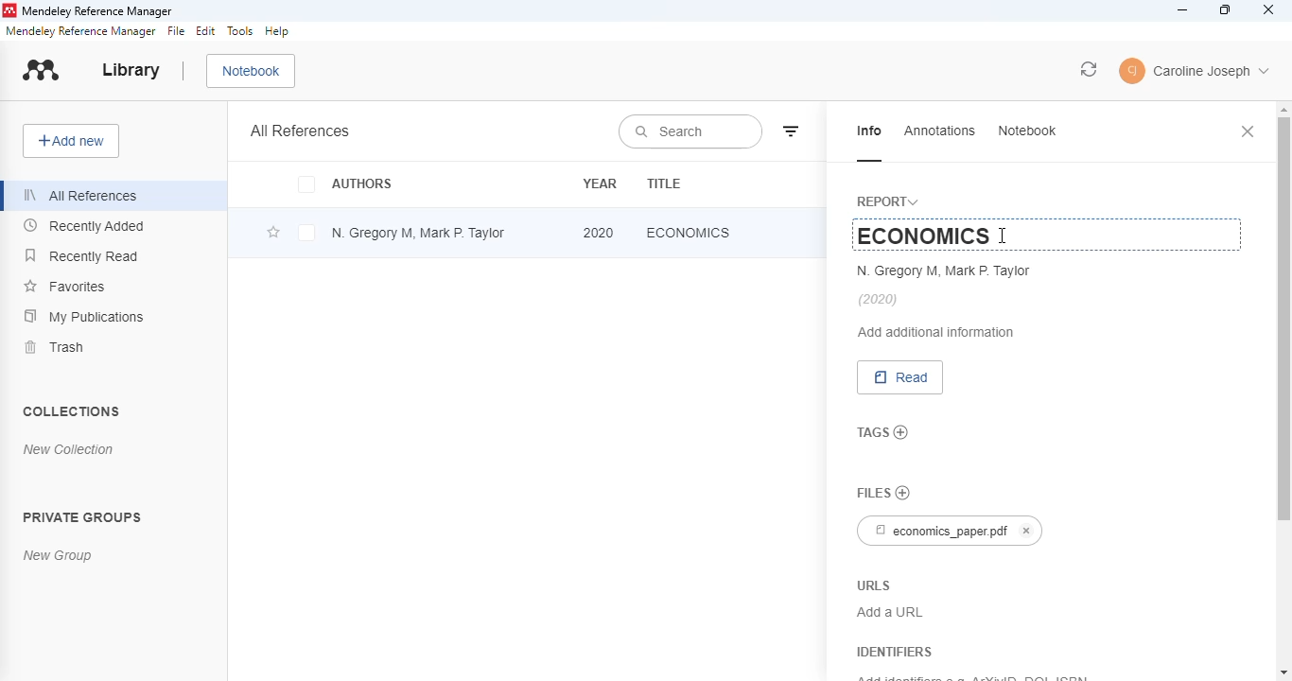  I want to click on no files chosen, so click(903, 493).